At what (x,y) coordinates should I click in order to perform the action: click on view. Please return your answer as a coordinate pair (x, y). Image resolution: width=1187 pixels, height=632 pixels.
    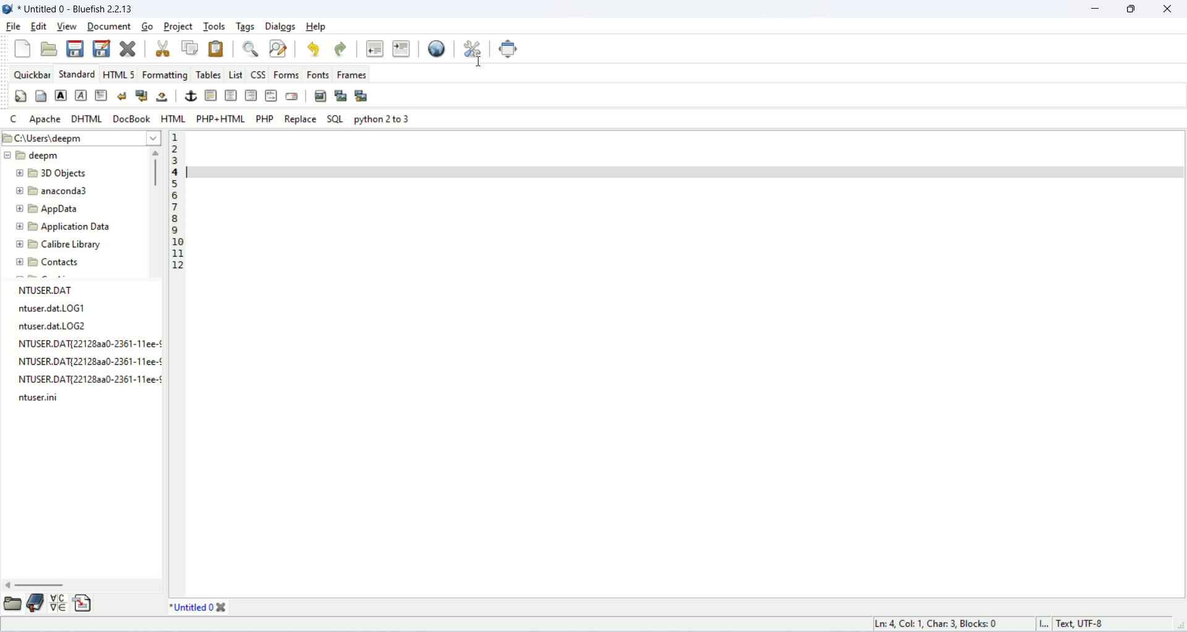
    Looking at the image, I should click on (67, 26).